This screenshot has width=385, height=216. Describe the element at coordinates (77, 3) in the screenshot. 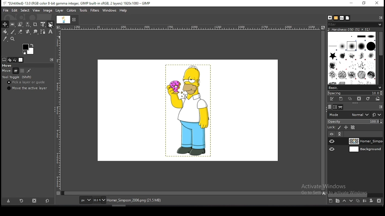

I see `*[untitled]-13.0 (rgb color 8-bit gamma integer, gimp built-in sRGB, 2 layers) 1920x1080 - gimp` at that location.